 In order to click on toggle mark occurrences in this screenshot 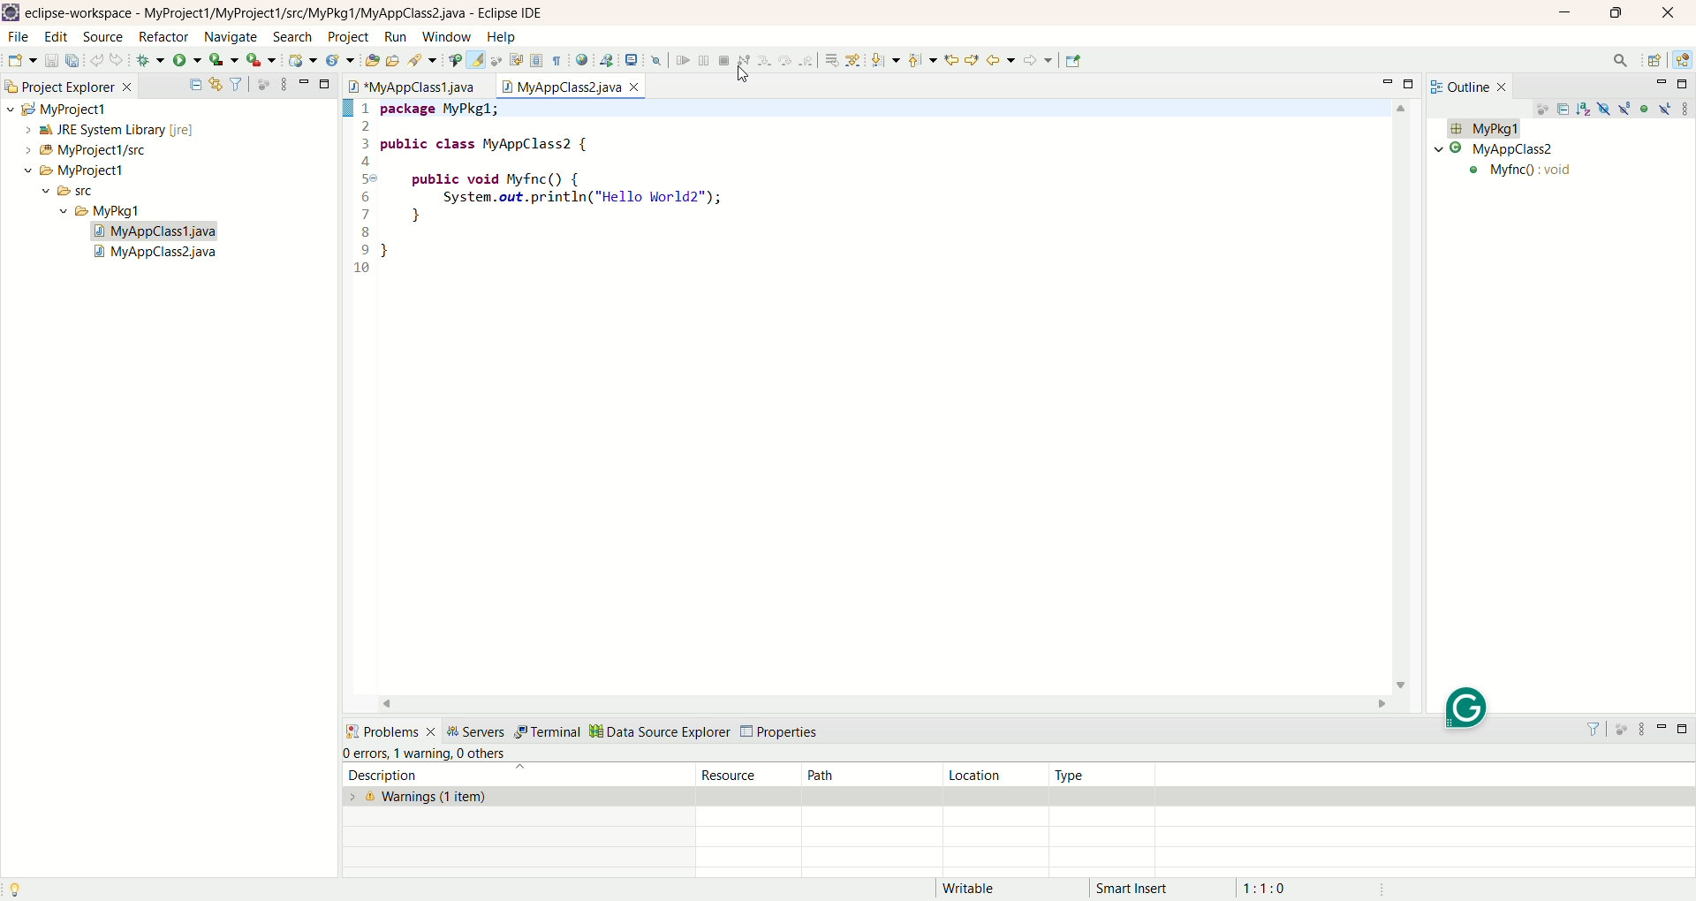, I will do `click(478, 60)`.